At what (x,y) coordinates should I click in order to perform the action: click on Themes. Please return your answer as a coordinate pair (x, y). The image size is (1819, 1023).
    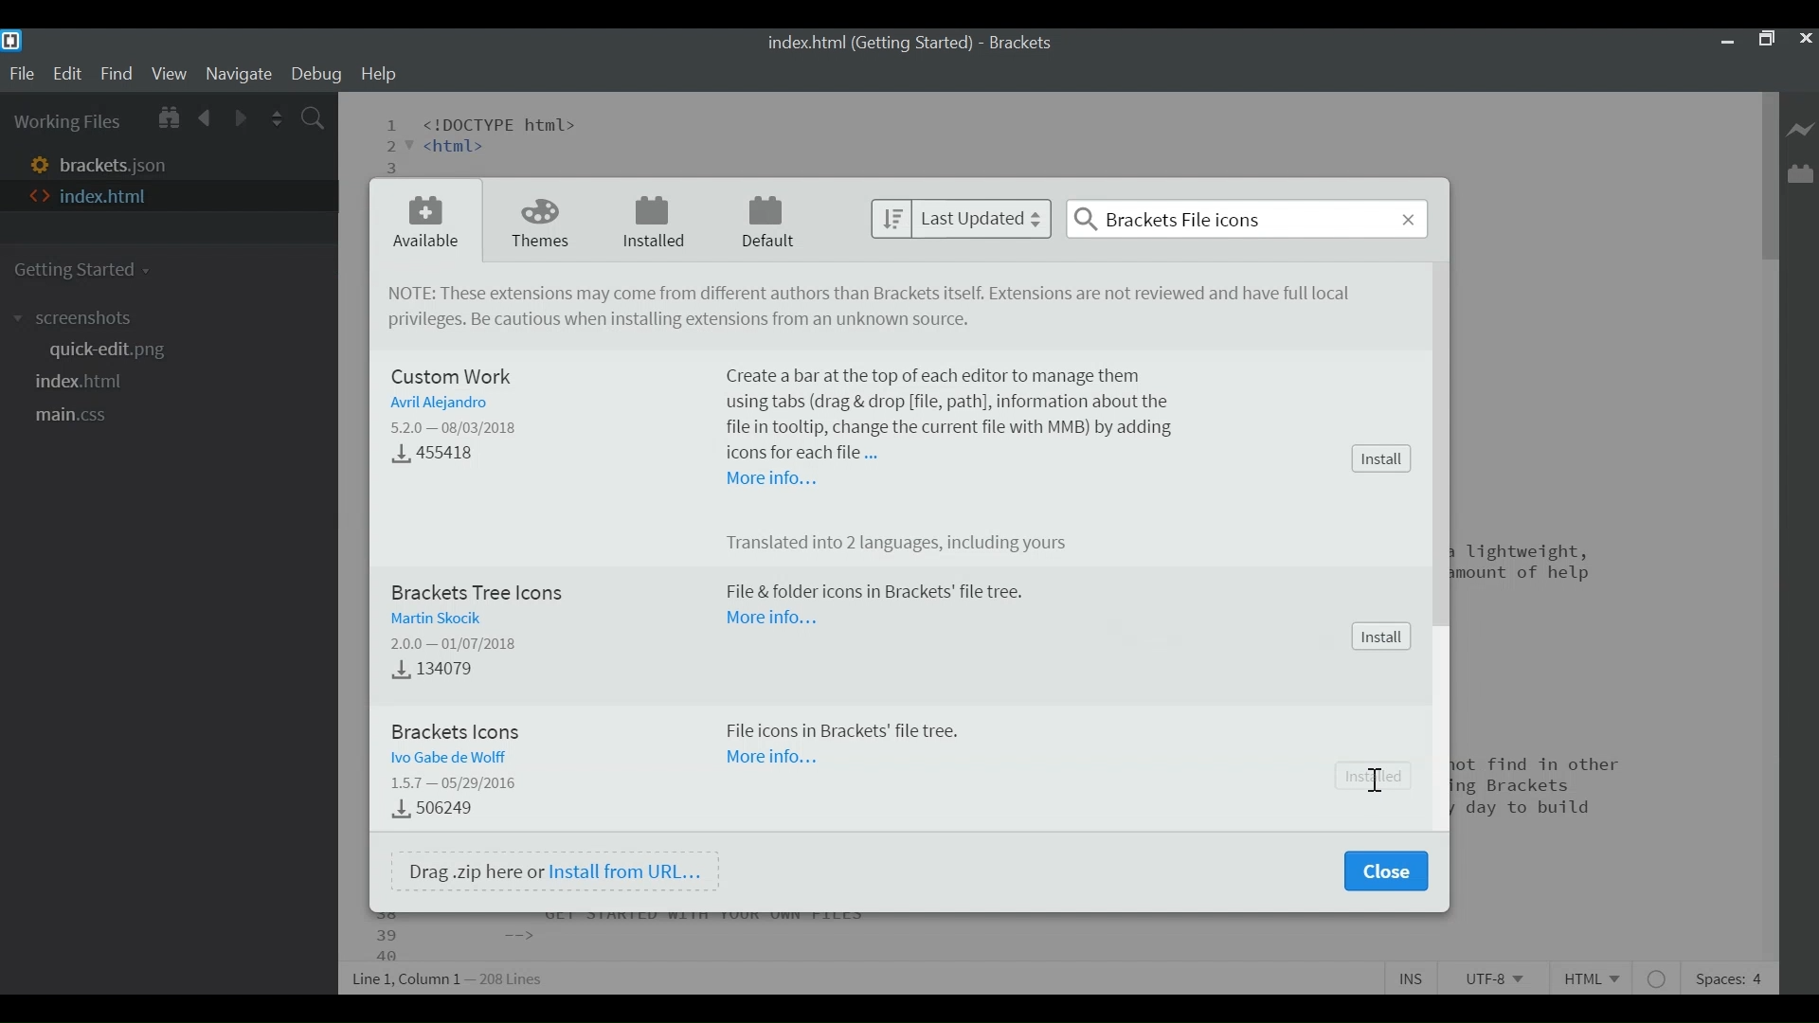
    Looking at the image, I should click on (541, 221).